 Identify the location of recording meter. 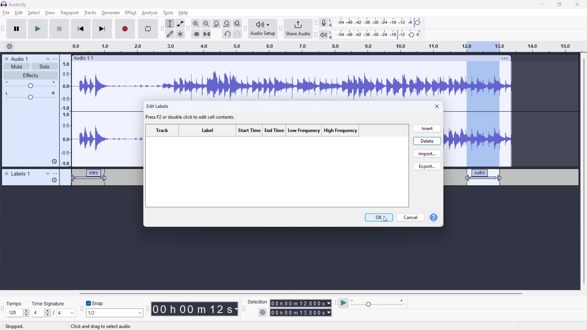
(324, 23).